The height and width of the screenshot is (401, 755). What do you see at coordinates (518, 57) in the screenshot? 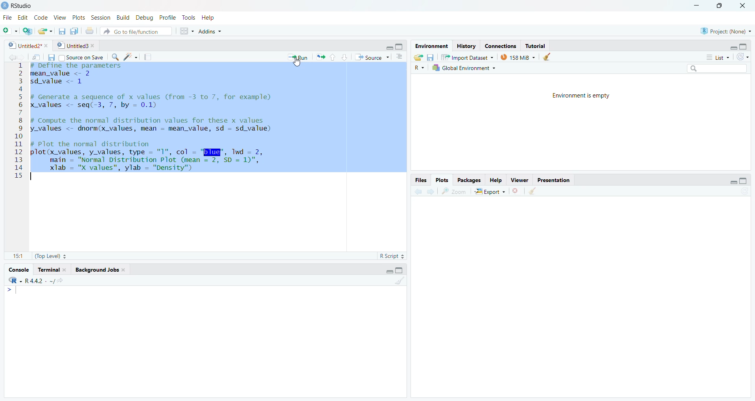
I see `» 158 MiB ` at bounding box center [518, 57].